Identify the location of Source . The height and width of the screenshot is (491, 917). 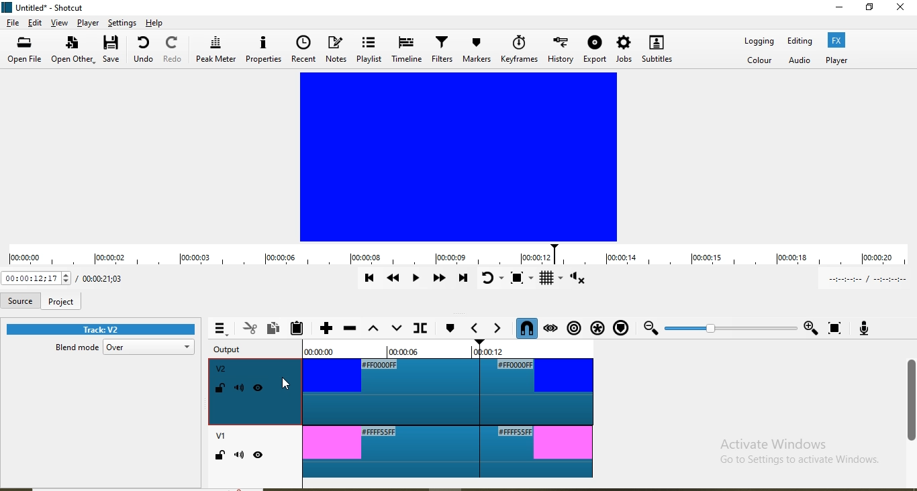
(19, 301).